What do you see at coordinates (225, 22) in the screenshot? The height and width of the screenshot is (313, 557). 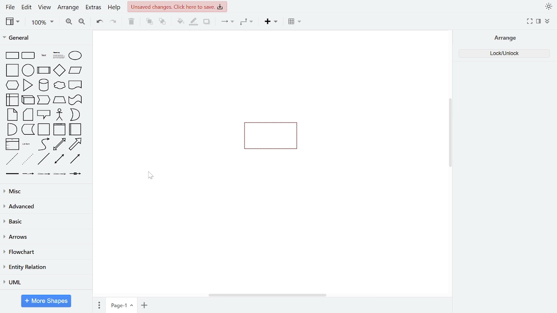 I see `connector` at bounding box center [225, 22].